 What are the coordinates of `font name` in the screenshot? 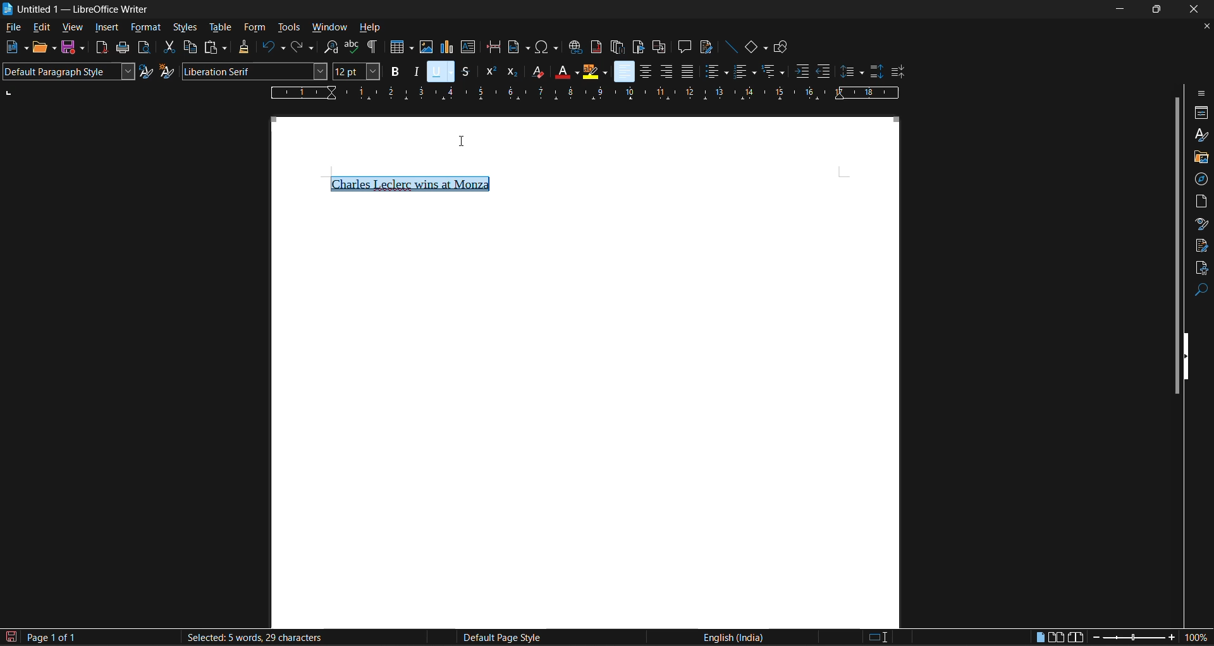 It's located at (254, 71).